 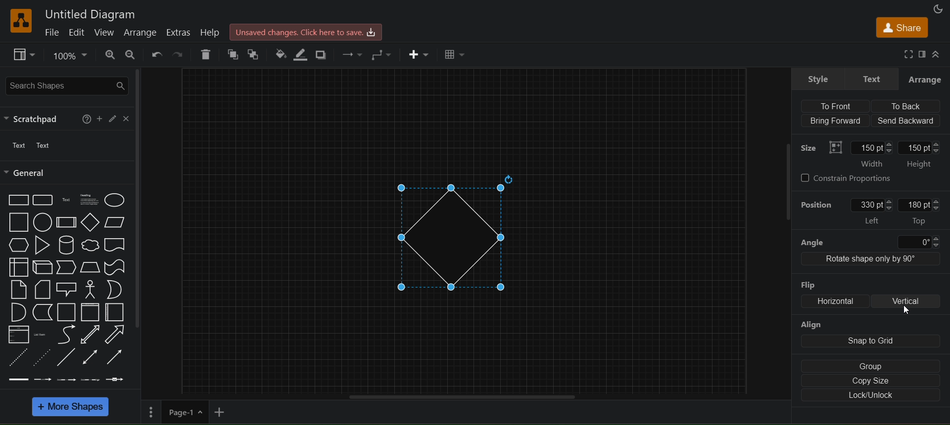 I want to click on step, so click(x=67, y=267).